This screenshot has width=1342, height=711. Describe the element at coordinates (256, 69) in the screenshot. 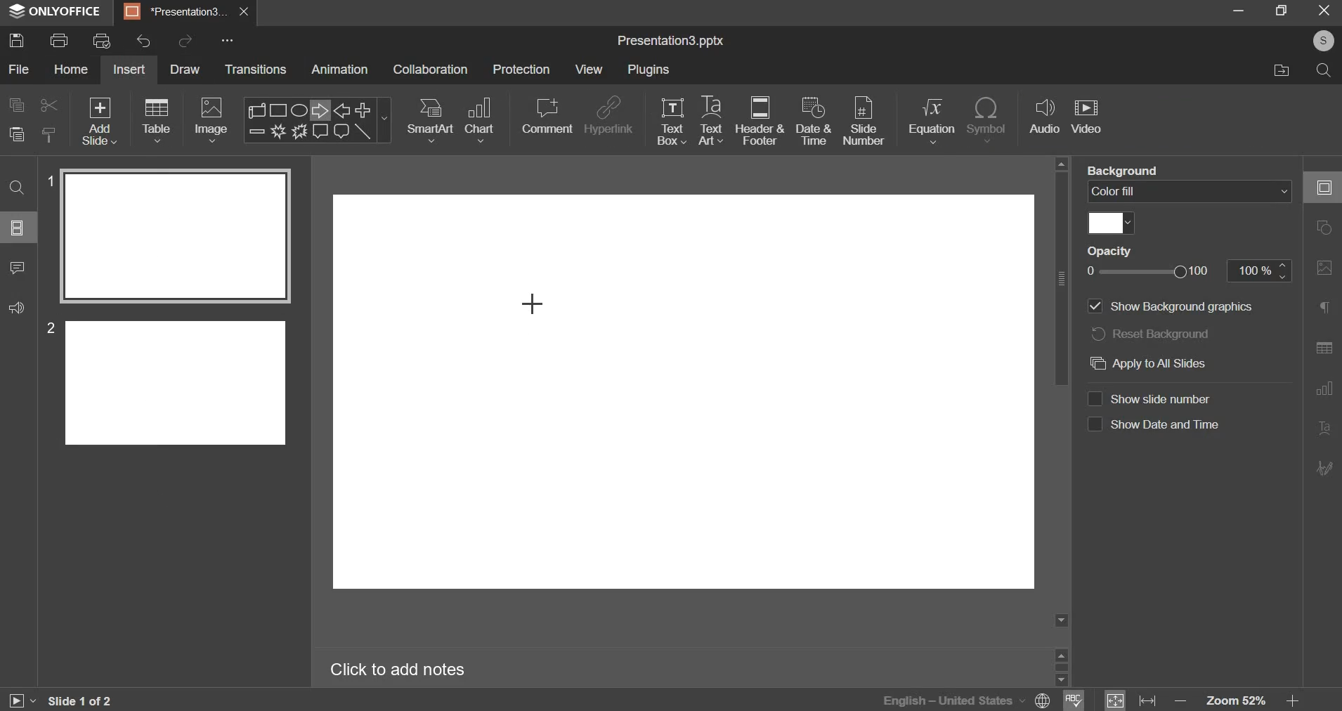

I see `transitions` at that location.